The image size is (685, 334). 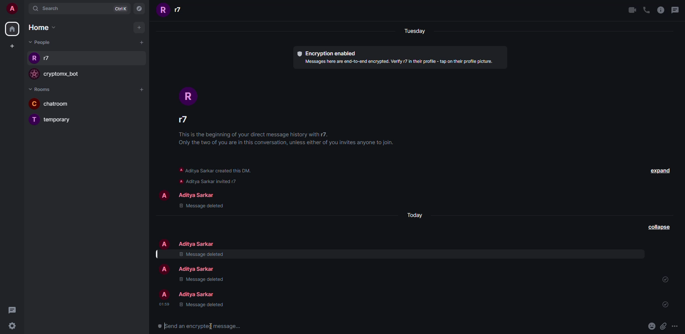 I want to click on profile, so click(x=35, y=103).